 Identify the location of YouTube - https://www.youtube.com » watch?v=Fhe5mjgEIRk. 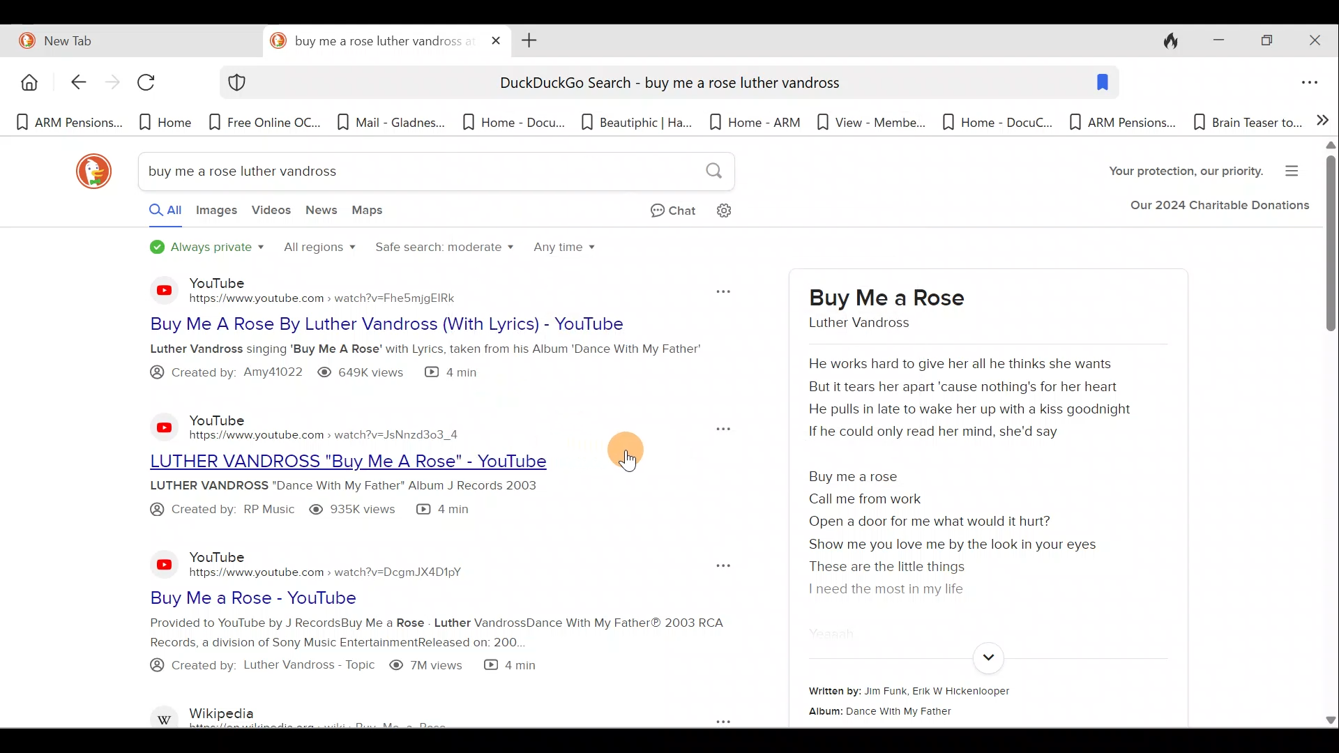
(343, 289).